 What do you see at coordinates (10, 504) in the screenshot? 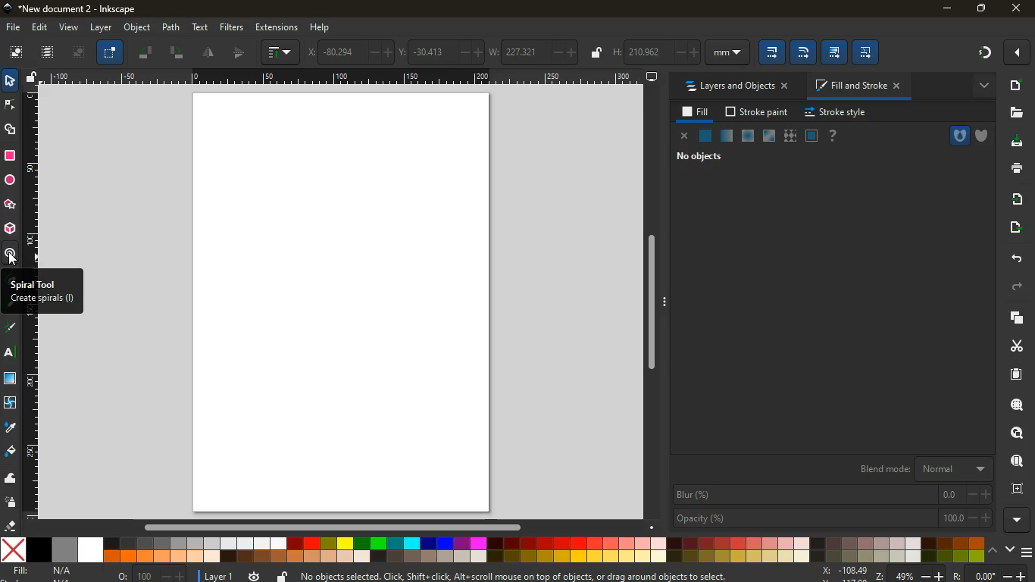
I see `spray` at bounding box center [10, 504].